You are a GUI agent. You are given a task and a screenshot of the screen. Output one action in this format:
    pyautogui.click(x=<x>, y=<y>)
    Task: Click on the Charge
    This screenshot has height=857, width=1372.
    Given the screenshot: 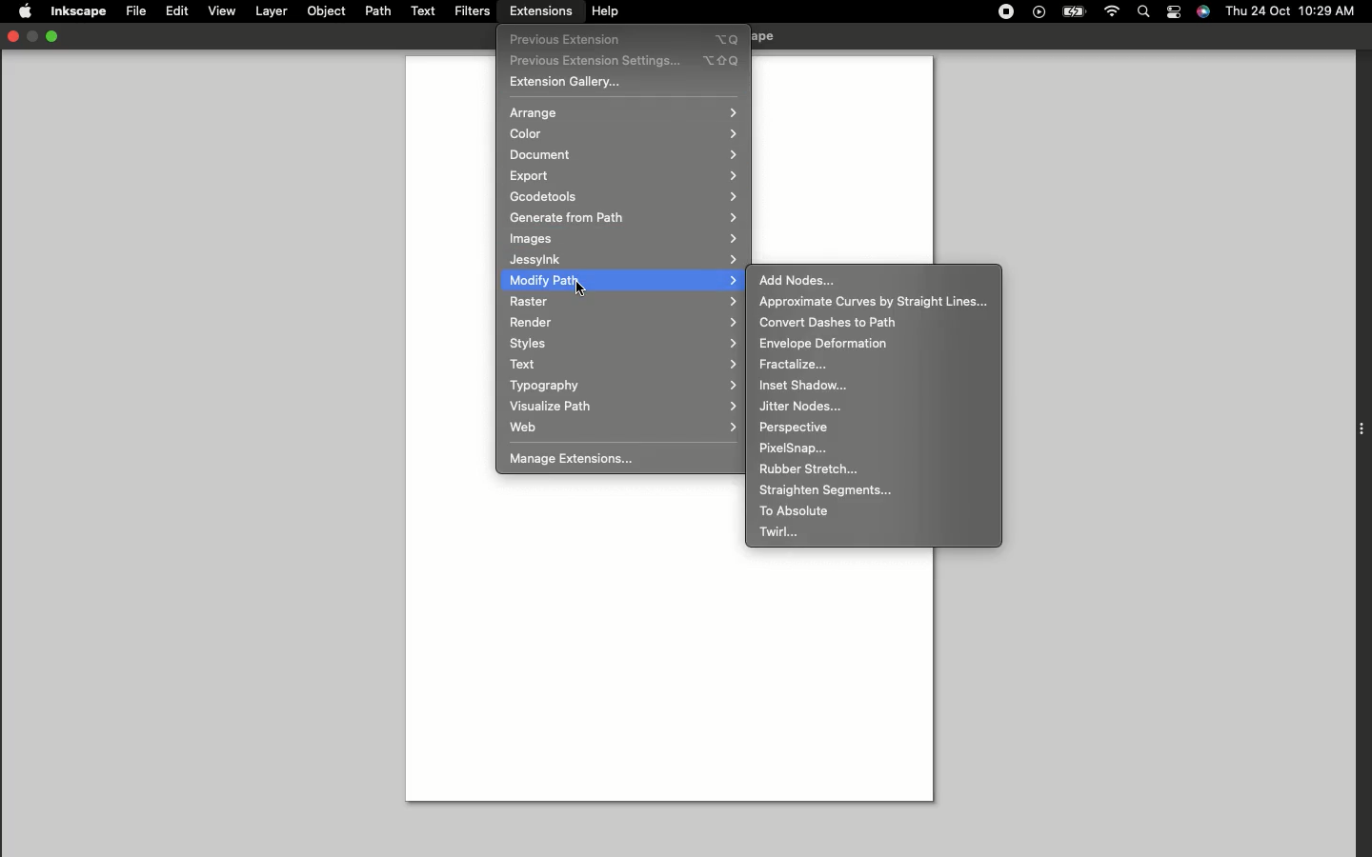 What is the action you would take?
    pyautogui.click(x=1073, y=12)
    